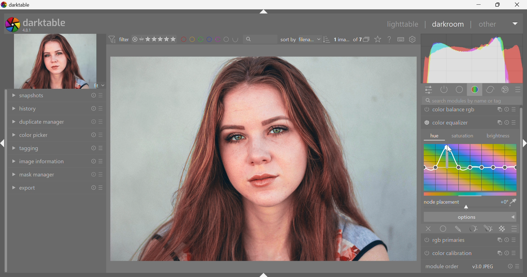  What do you see at coordinates (508, 267) in the screenshot?
I see `reset` at bounding box center [508, 267].